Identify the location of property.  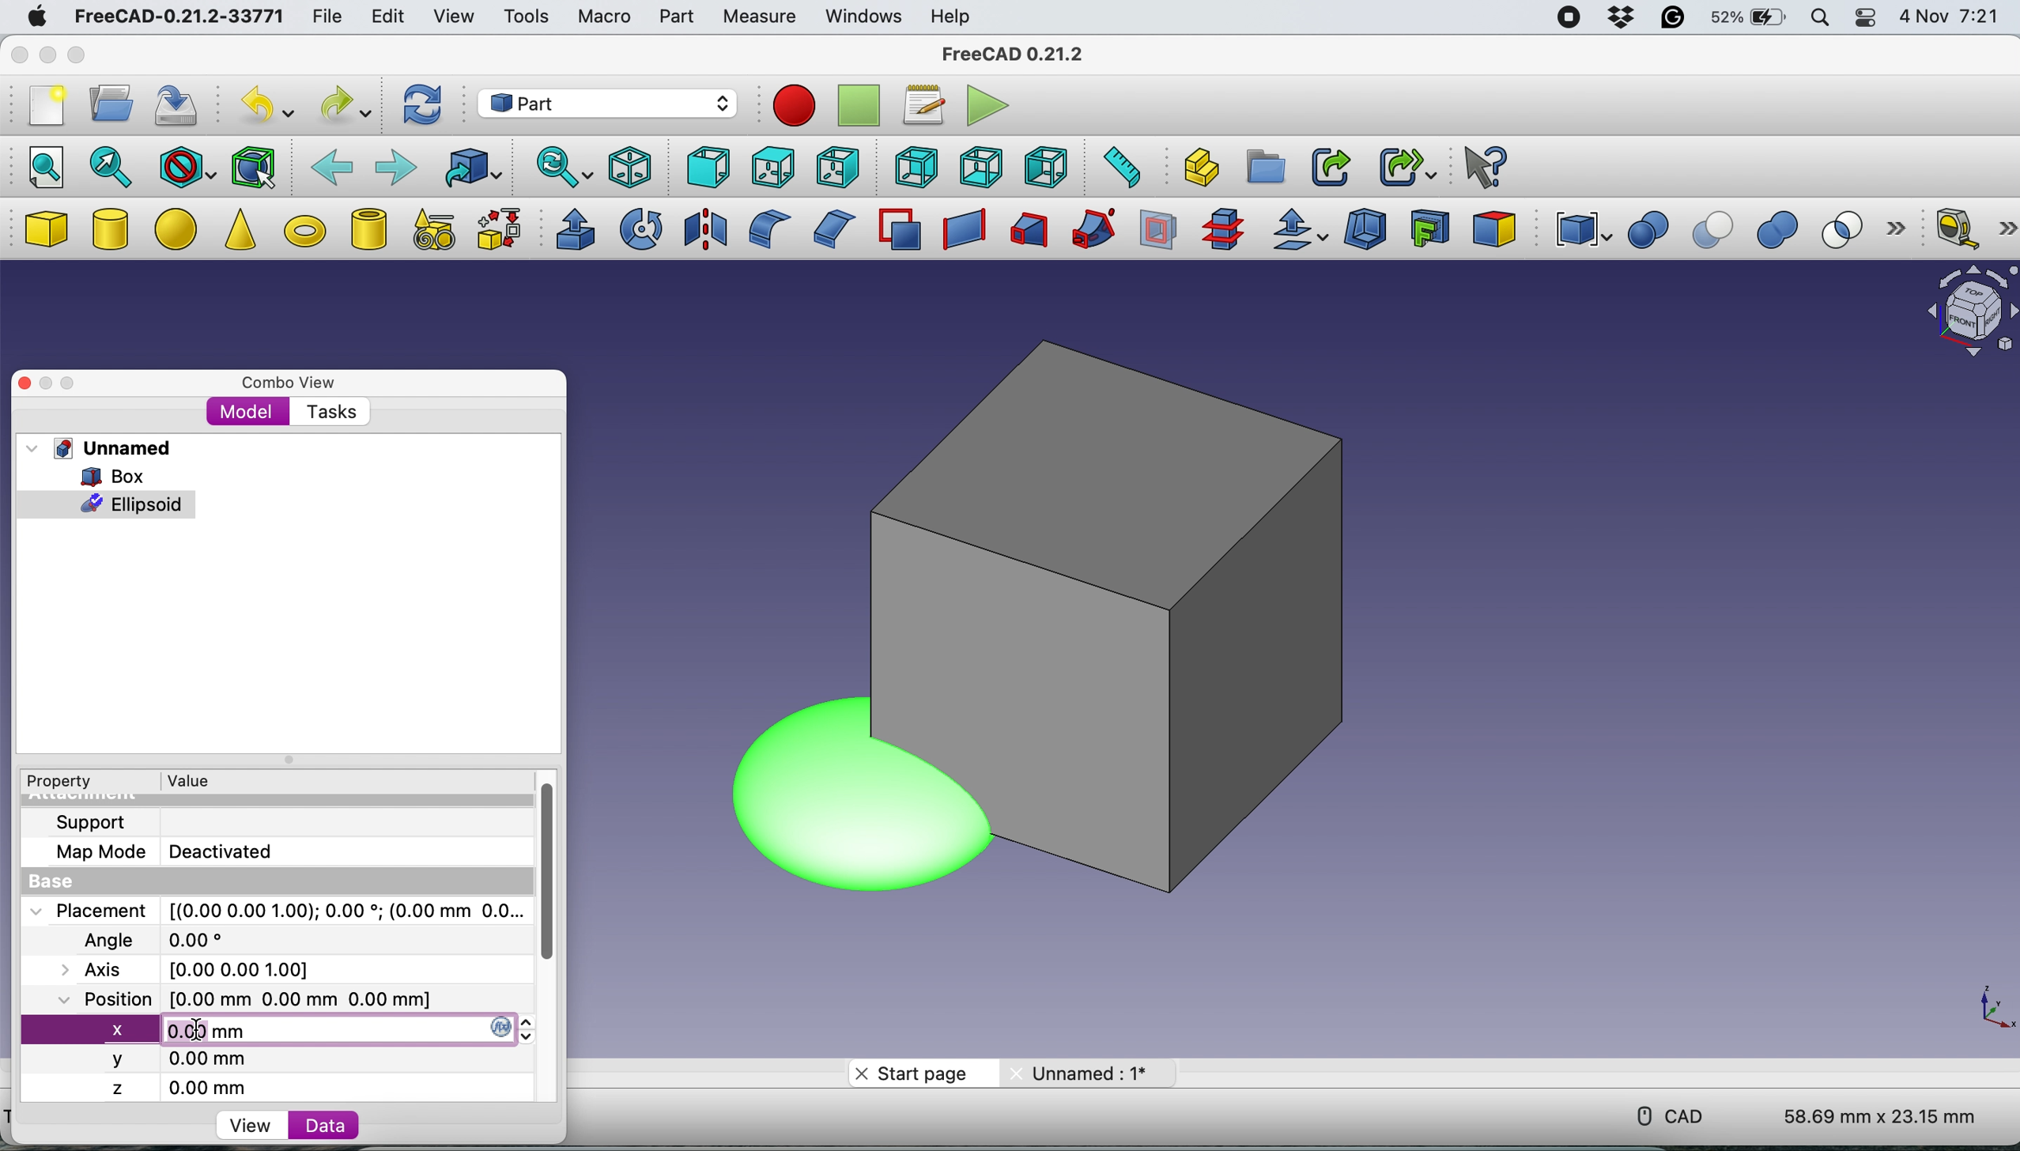
(57, 783).